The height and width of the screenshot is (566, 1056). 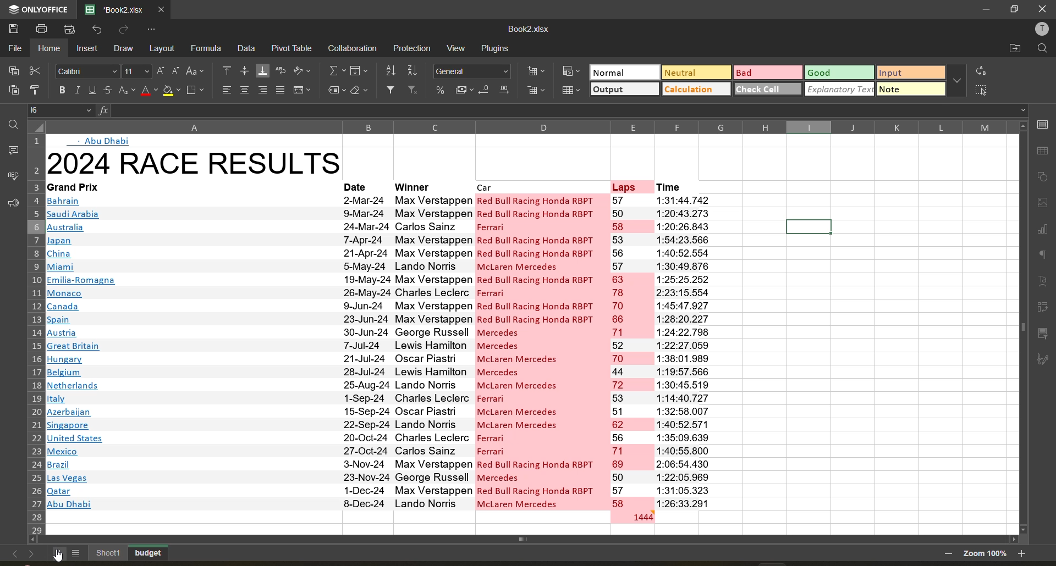 What do you see at coordinates (986, 10) in the screenshot?
I see `minimize` at bounding box center [986, 10].